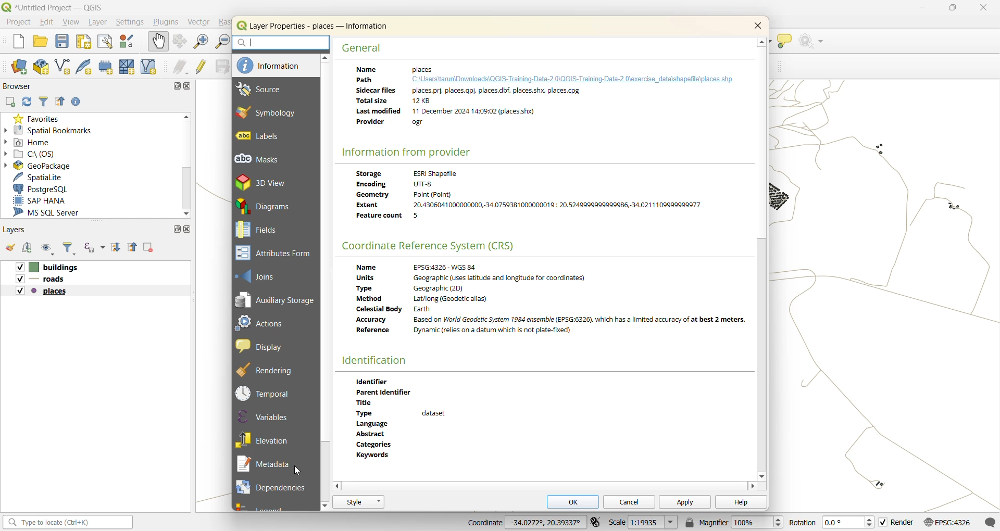 The height and width of the screenshot is (531, 1000). Describe the element at coordinates (168, 23) in the screenshot. I see `plugins` at that location.